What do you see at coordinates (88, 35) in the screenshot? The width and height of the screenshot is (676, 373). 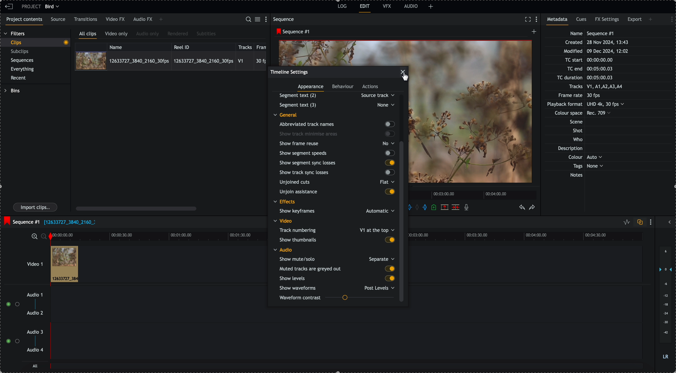 I see `all clips` at bounding box center [88, 35].